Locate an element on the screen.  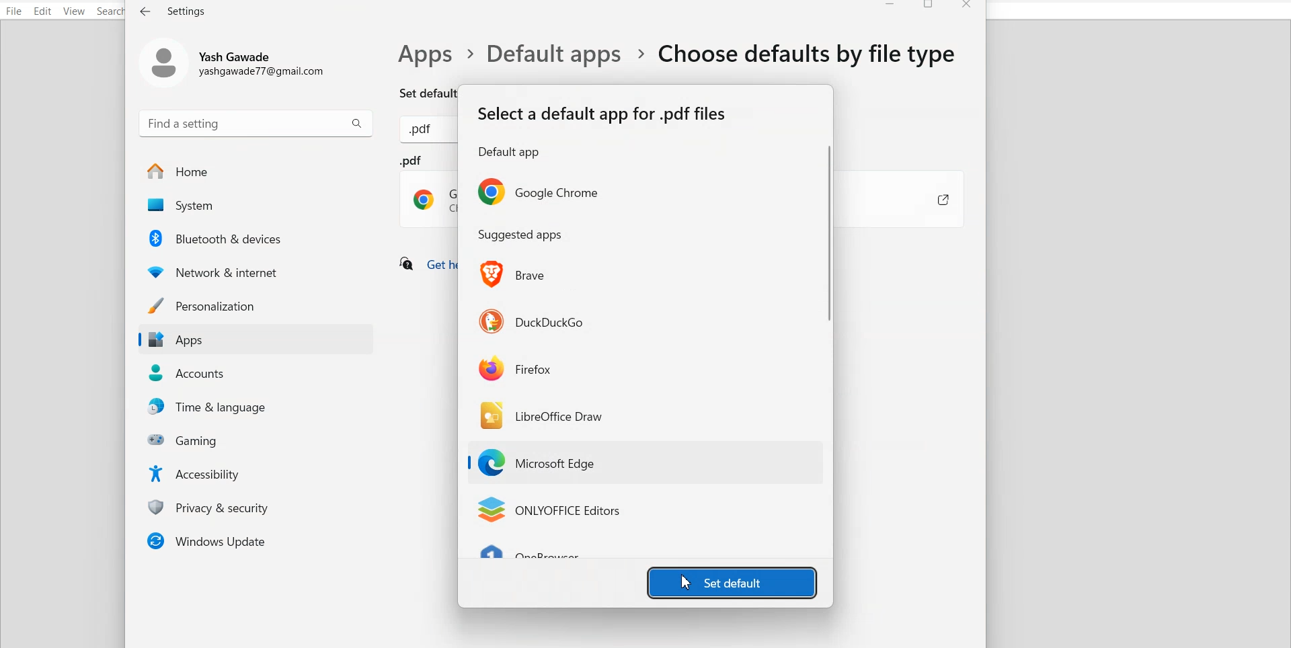
Account is located at coordinates (237, 60).